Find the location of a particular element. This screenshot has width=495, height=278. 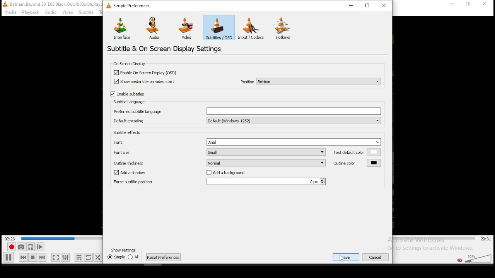

 is located at coordinates (9, 12).